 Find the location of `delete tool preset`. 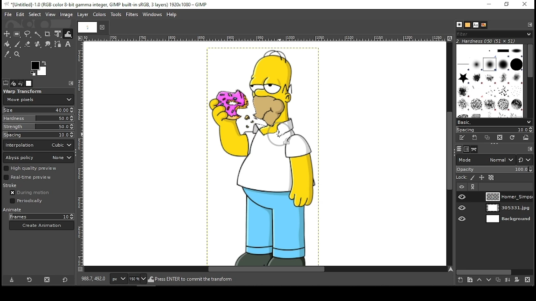

delete tool preset is located at coordinates (46, 280).